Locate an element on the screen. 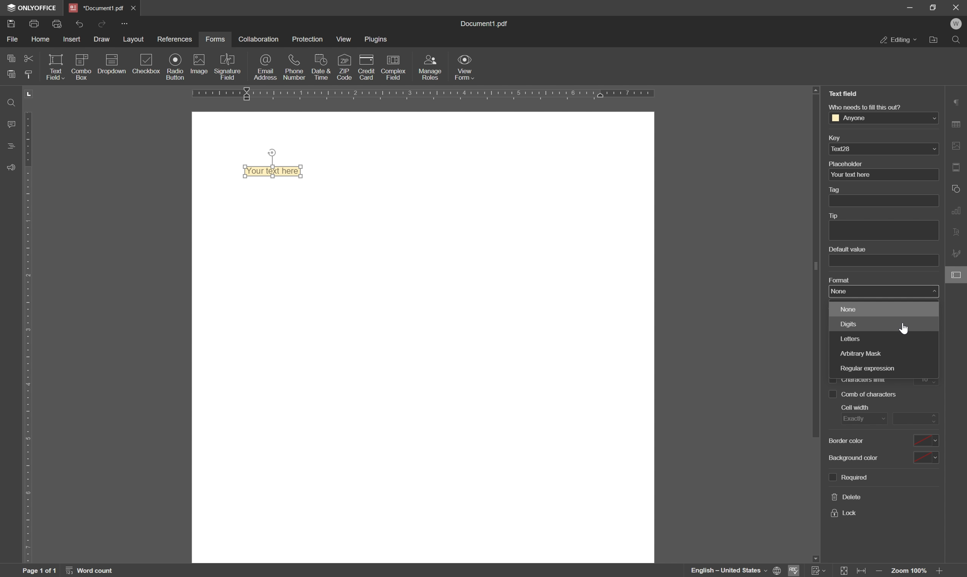 The image size is (967, 577). save is located at coordinates (10, 24).